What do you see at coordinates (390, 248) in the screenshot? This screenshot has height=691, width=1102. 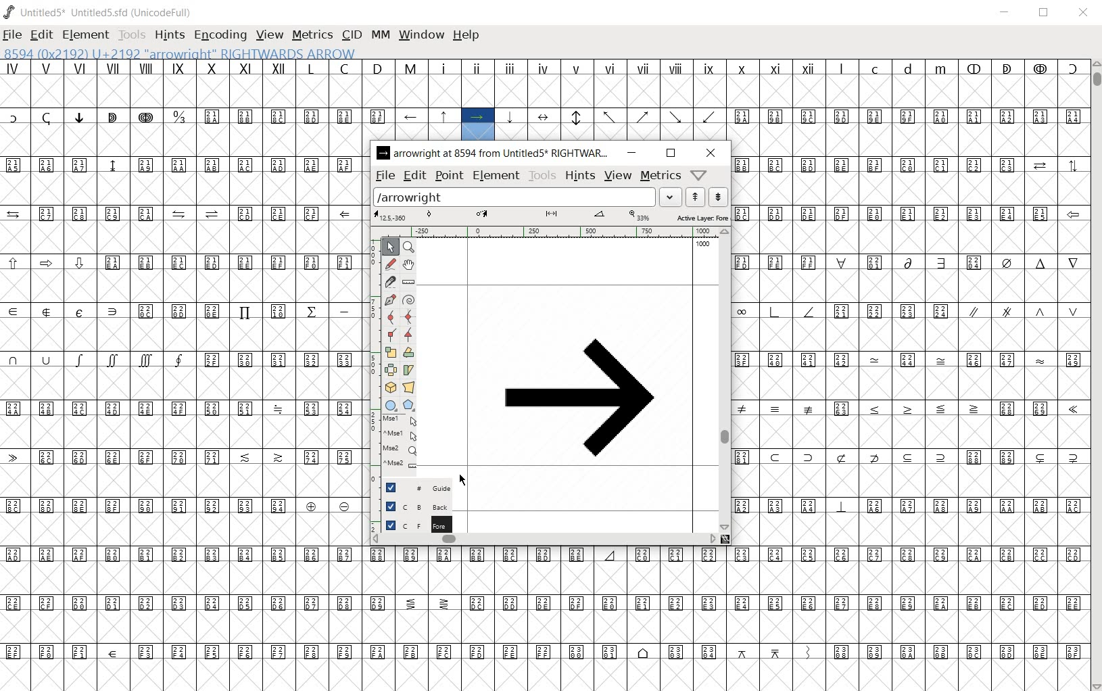 I see `pointer` at bounding box center [390, 248].